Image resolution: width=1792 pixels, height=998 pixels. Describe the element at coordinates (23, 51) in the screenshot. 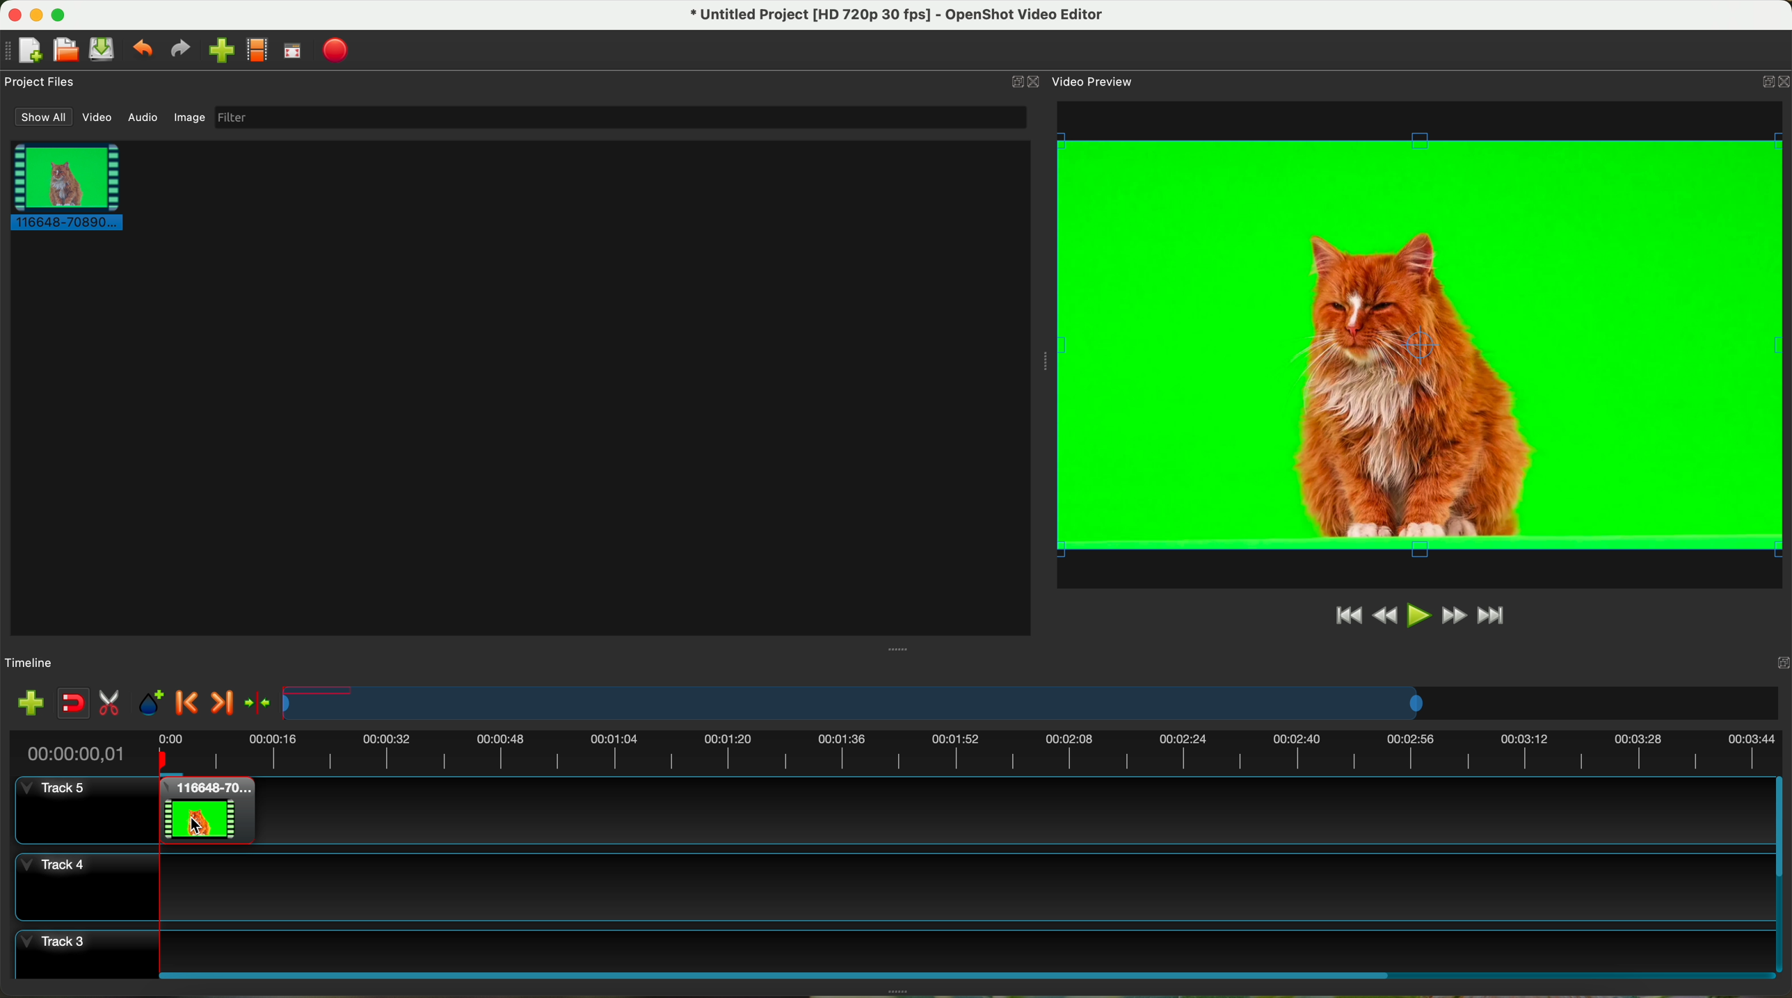

I see `new project` at that location.